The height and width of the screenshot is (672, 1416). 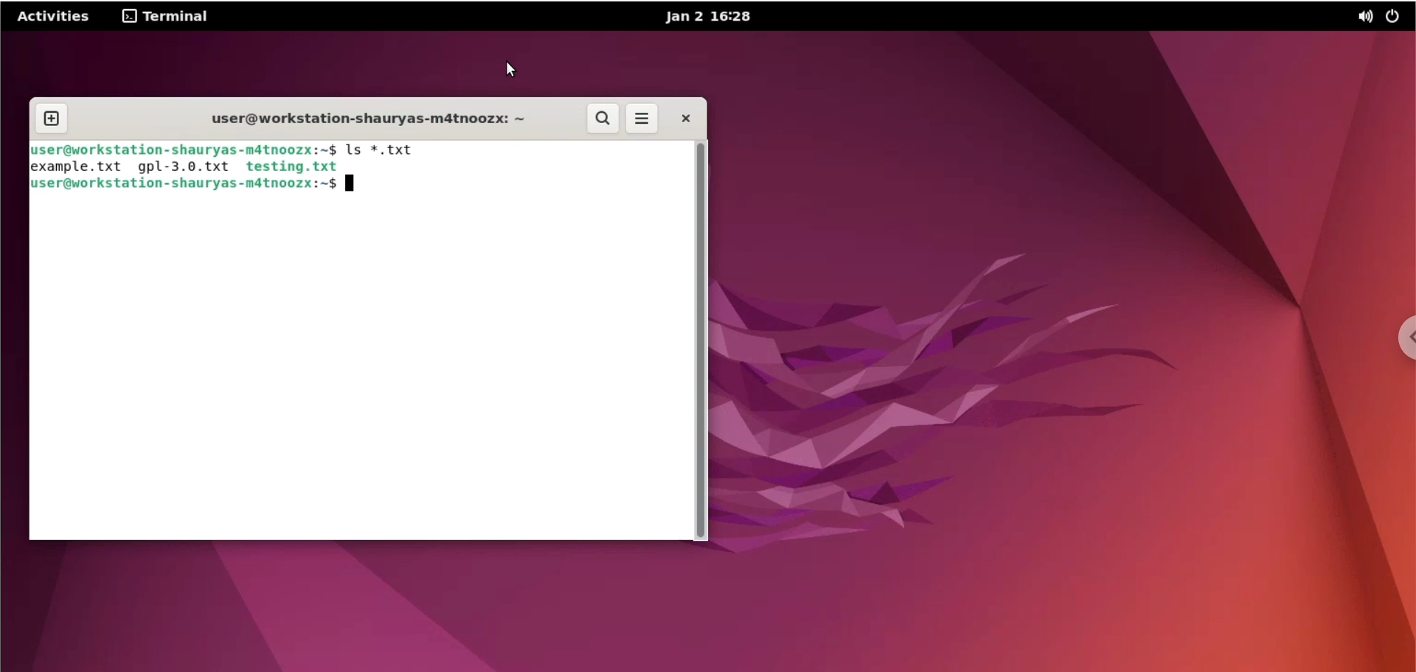 I want to click on cursor, so click(x=516, y=70).